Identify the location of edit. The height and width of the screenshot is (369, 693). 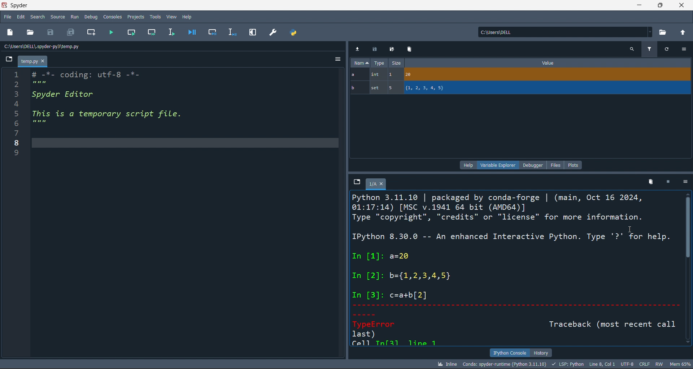
(21, 18).